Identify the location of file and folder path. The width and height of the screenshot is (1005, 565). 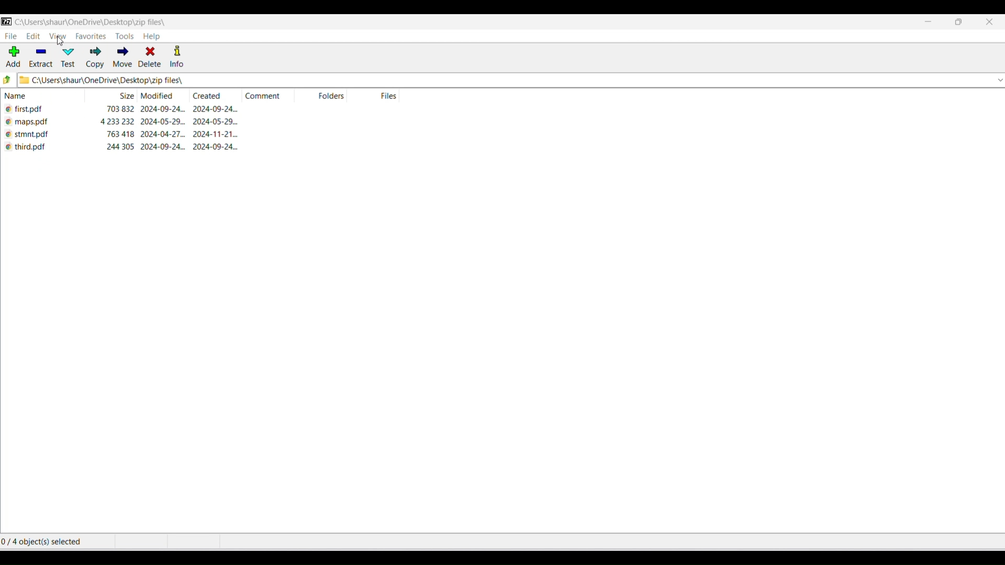
(503, 81).